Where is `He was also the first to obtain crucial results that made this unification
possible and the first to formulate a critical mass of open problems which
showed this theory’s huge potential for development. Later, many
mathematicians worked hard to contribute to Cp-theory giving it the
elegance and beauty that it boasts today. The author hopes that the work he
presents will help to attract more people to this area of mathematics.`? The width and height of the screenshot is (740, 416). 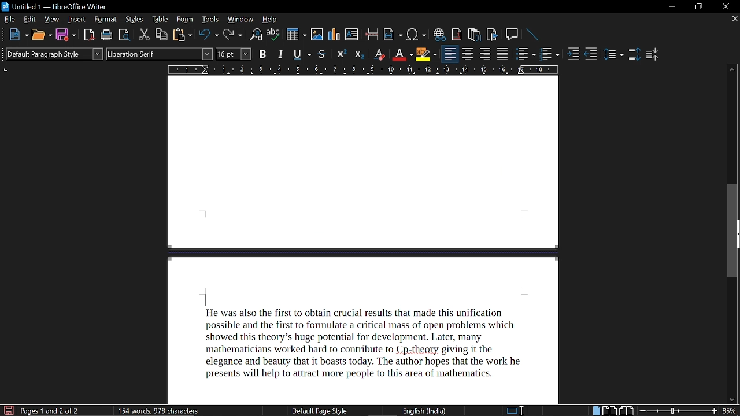 He was also the first to obtain crucial results that made this unification
possible and the first to formulate a critical mass of open problems which
showed this theory’s huge potential for development. Later, many
mathematicians worked hard to contribute to Cp-theory giving it the
elegance and beauty that it boasts today. The author hopes that the work he
presents will help to attract more people to this area of mathematics. is located at coordinates (364, 346).